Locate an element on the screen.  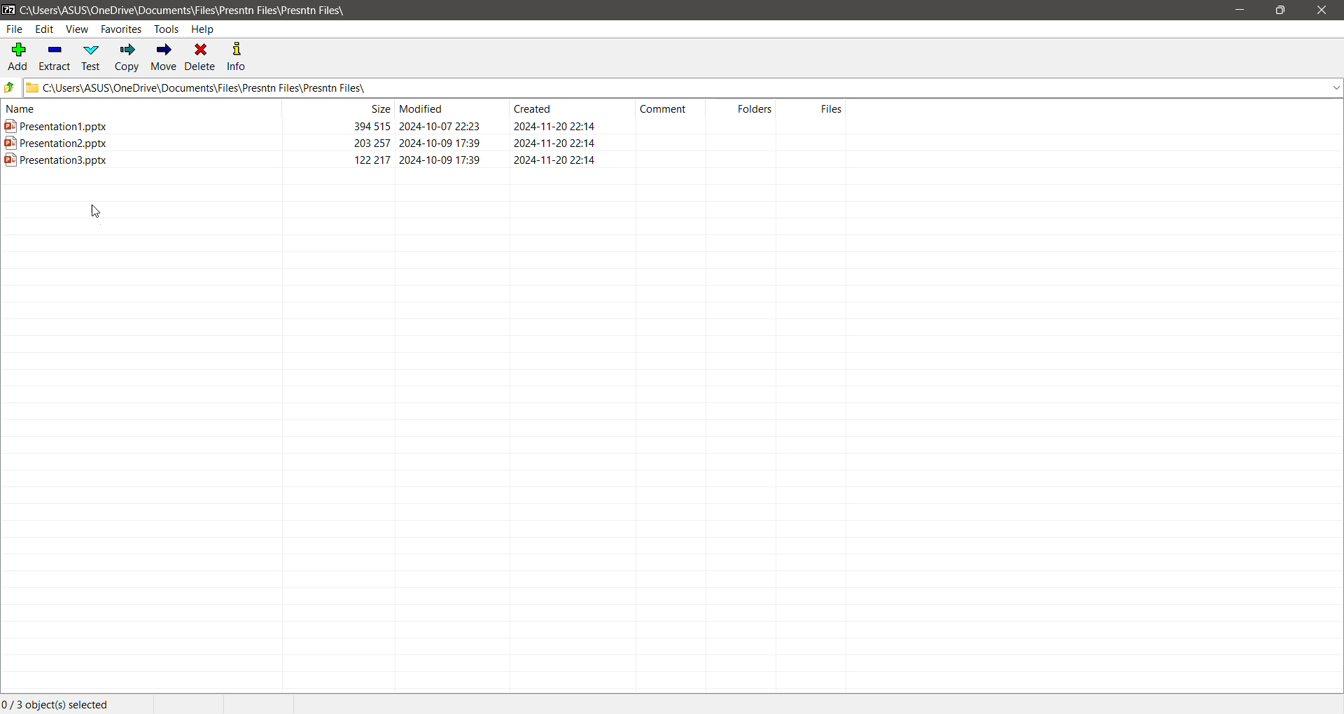
Current selection status is located at coordinates (64, 703).